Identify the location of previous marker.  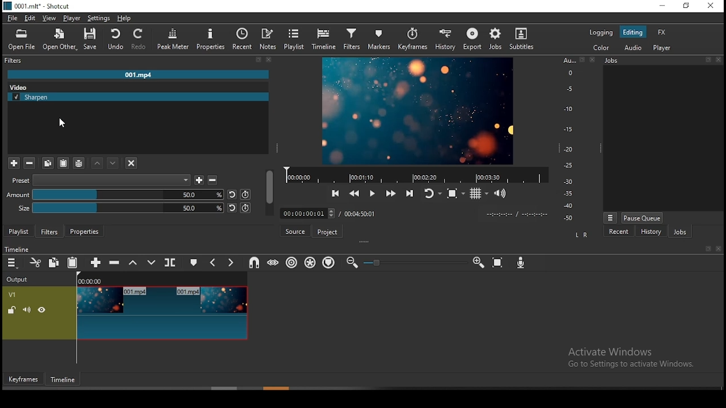
(213, 261).